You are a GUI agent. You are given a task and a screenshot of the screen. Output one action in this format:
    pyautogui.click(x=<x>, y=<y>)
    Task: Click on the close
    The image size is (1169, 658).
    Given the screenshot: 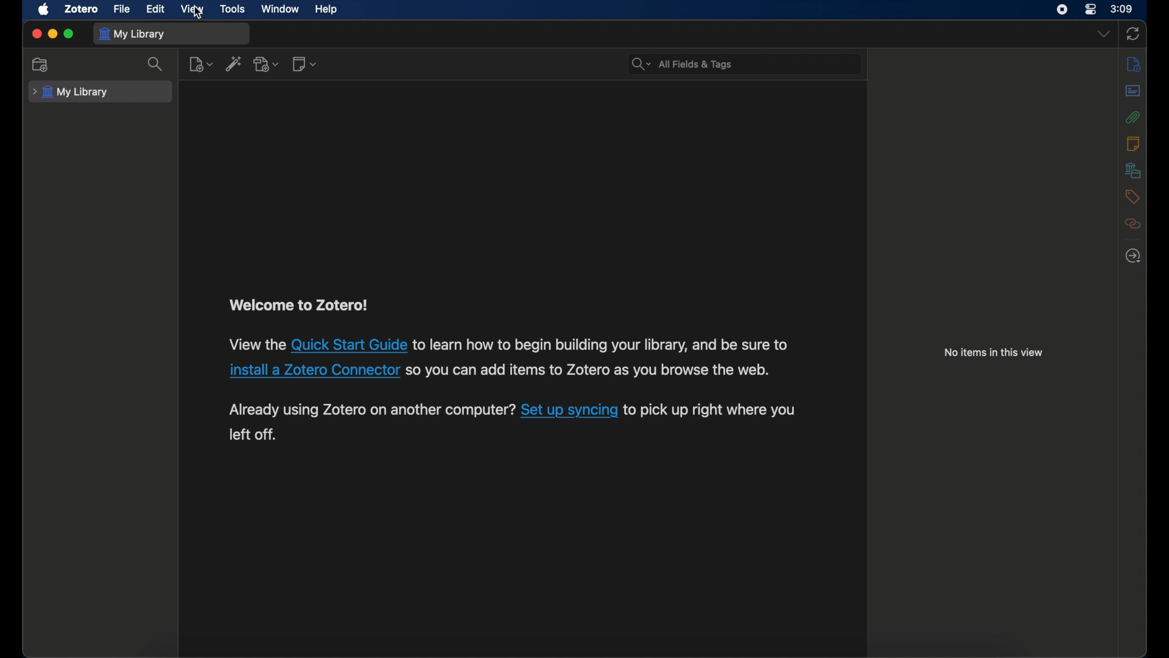 What is the action you would take?
    pyautogui.click(x=37, y=34)
    